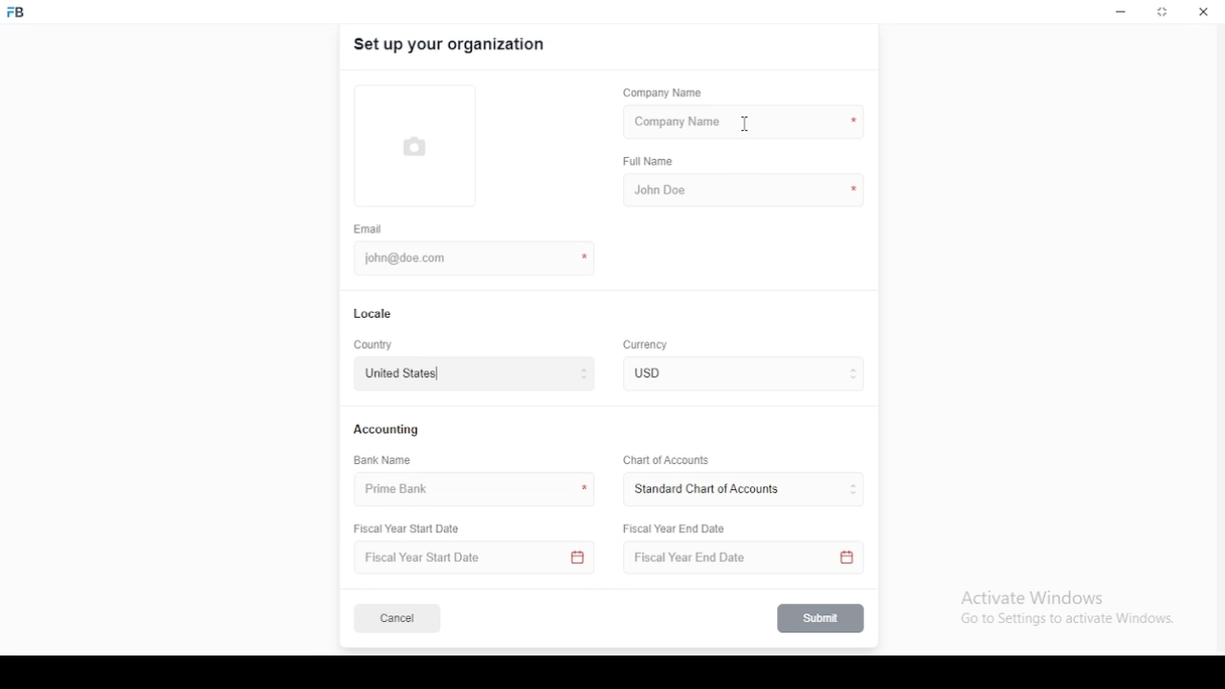 This screenshot has height=689, width=1225. Describe the element at coordinates (413, 529) in the screenshot. I see `Fiscal Year Start Date` at that location.